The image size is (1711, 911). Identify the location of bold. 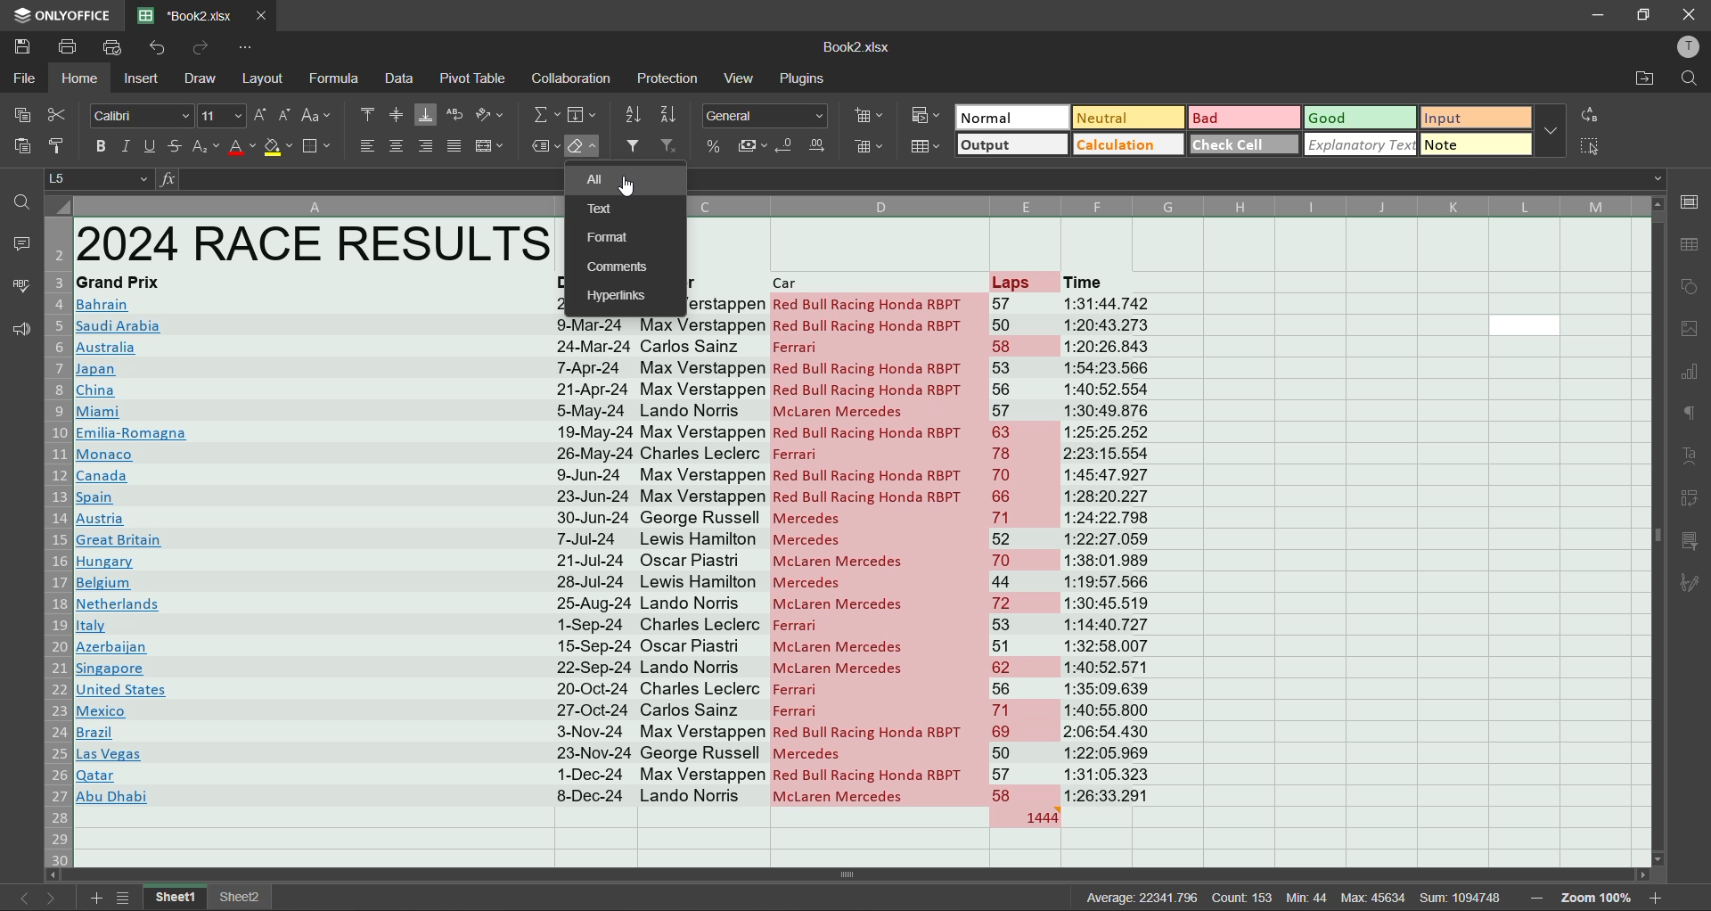
(96, 146).